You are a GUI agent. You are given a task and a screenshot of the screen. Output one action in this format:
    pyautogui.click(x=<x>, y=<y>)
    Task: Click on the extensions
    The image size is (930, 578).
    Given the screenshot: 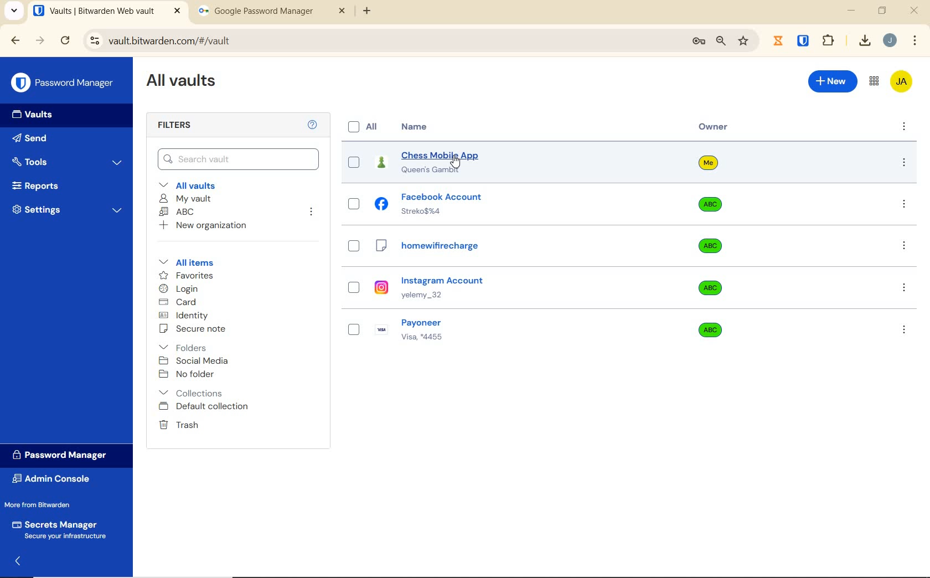 What is the action you would take?
    pyautogui.click(x=804, y=40)
    